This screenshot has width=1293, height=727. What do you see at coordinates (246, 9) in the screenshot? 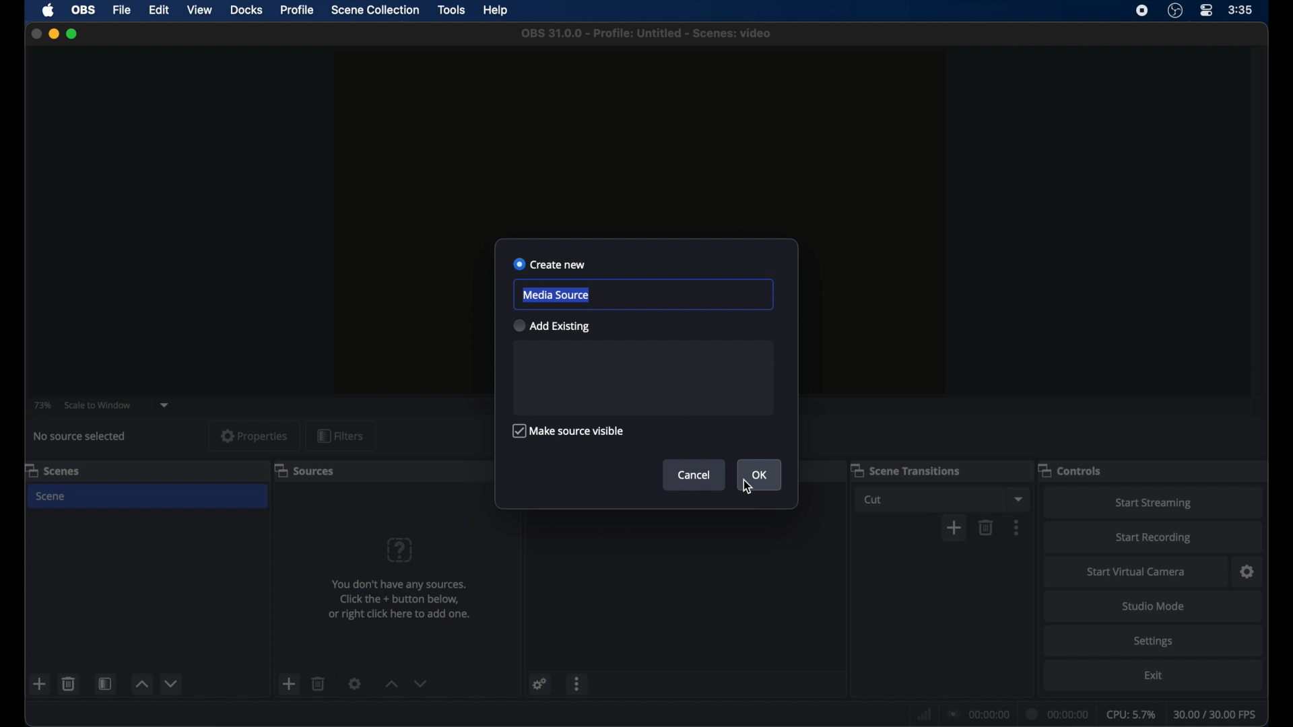
I see `docks` at bounding box center [246, 9].